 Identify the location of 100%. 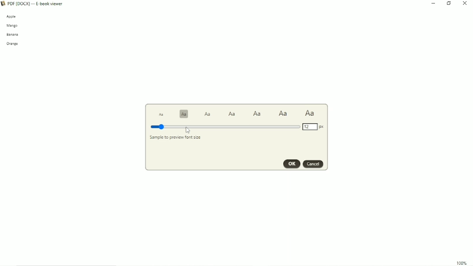
(462, 263).